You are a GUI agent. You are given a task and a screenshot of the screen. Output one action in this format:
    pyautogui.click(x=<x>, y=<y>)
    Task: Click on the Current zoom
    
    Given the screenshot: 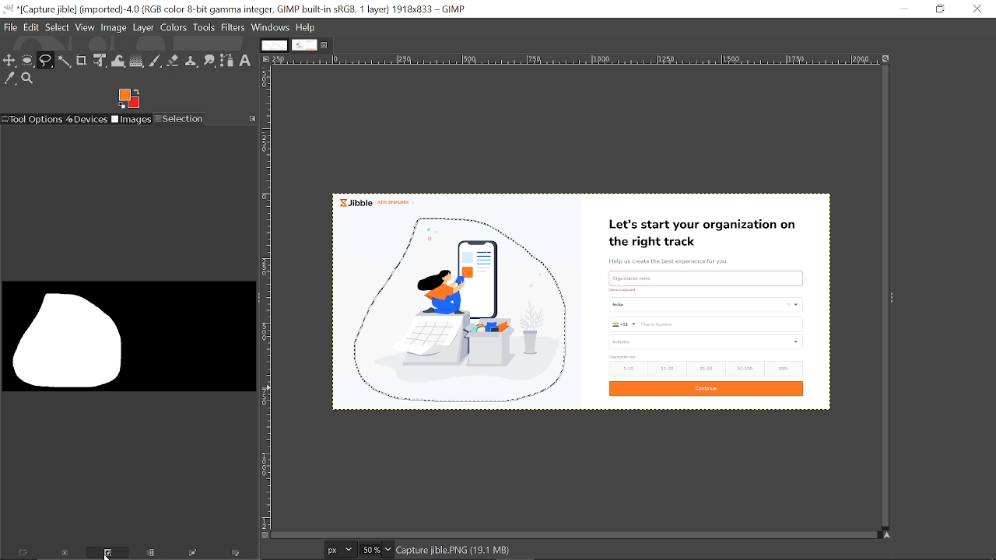 What is the action you would take?
    pyautogui.click(x=369, y=550)
    